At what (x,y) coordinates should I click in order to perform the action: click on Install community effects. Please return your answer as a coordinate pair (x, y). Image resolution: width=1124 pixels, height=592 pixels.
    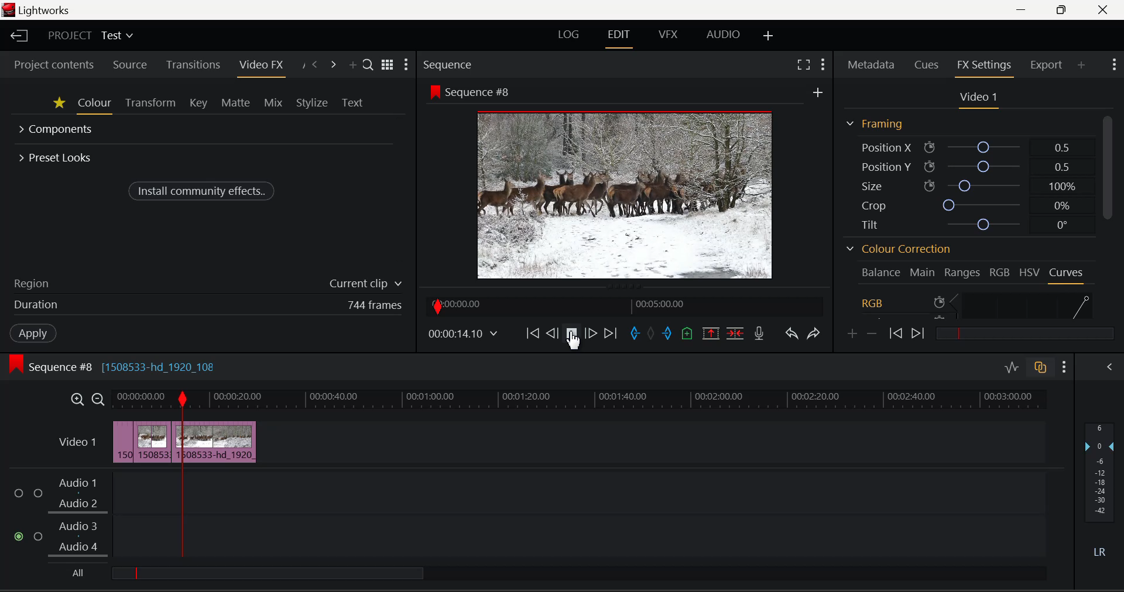
    Looking at the image, I should click on (203, 190).